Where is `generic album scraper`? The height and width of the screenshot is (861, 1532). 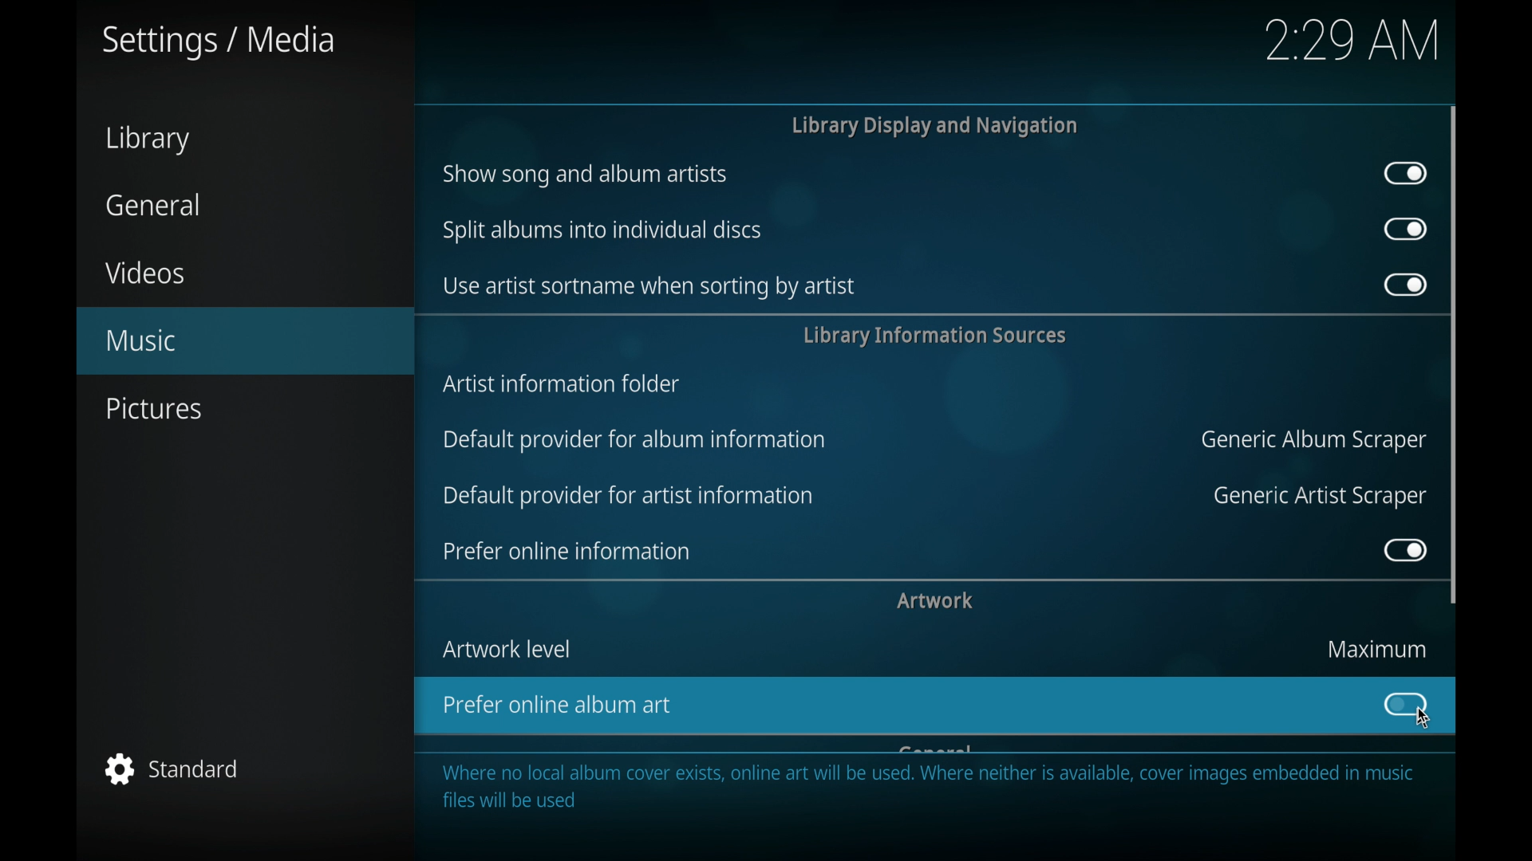
generic album scraper is located at coordinates (1311, 441).